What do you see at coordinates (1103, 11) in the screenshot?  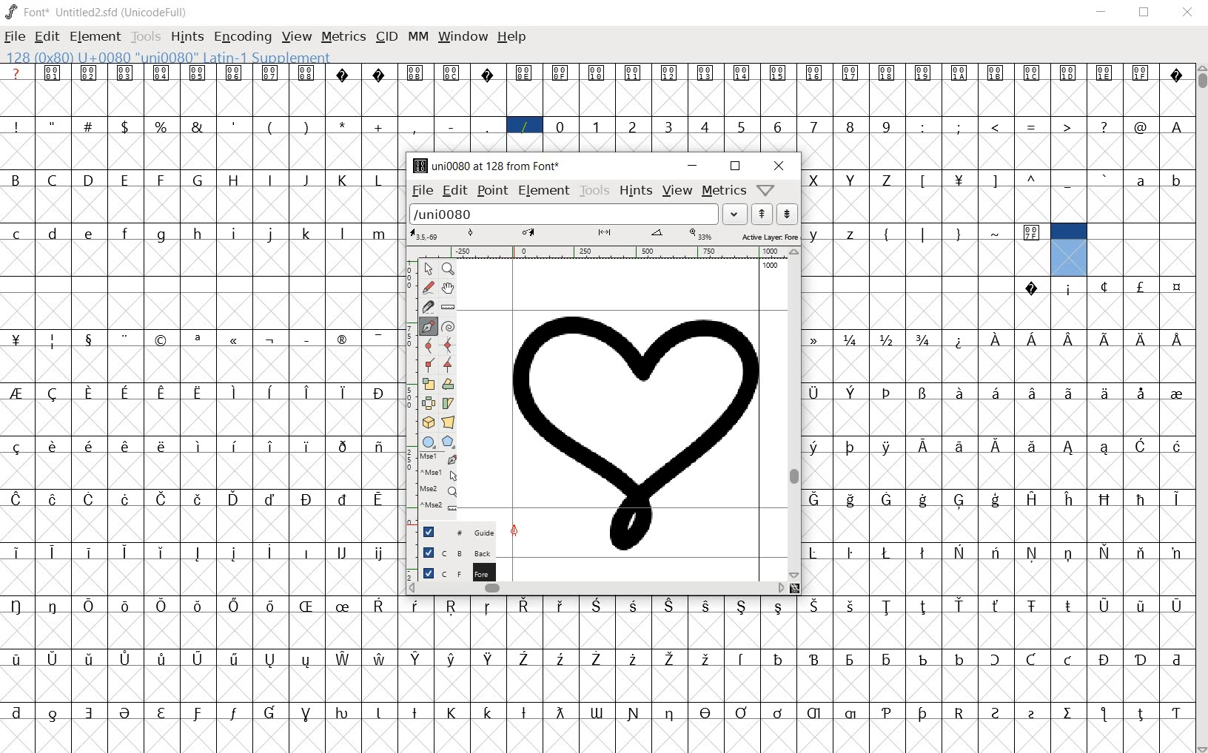 I see `MINIMIZE` at bounding box center [1103, 11].